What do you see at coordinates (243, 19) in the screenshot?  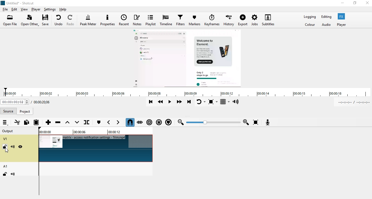 I see `export` at bounding box center [243, 19].